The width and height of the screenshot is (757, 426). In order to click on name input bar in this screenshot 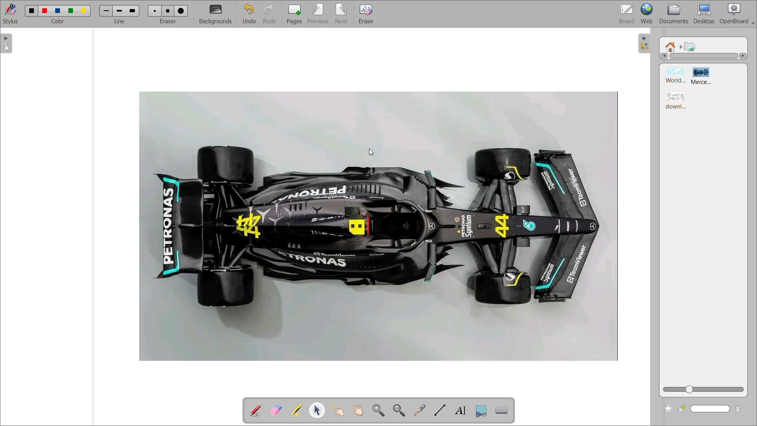, I will do `click(710, 409)`.